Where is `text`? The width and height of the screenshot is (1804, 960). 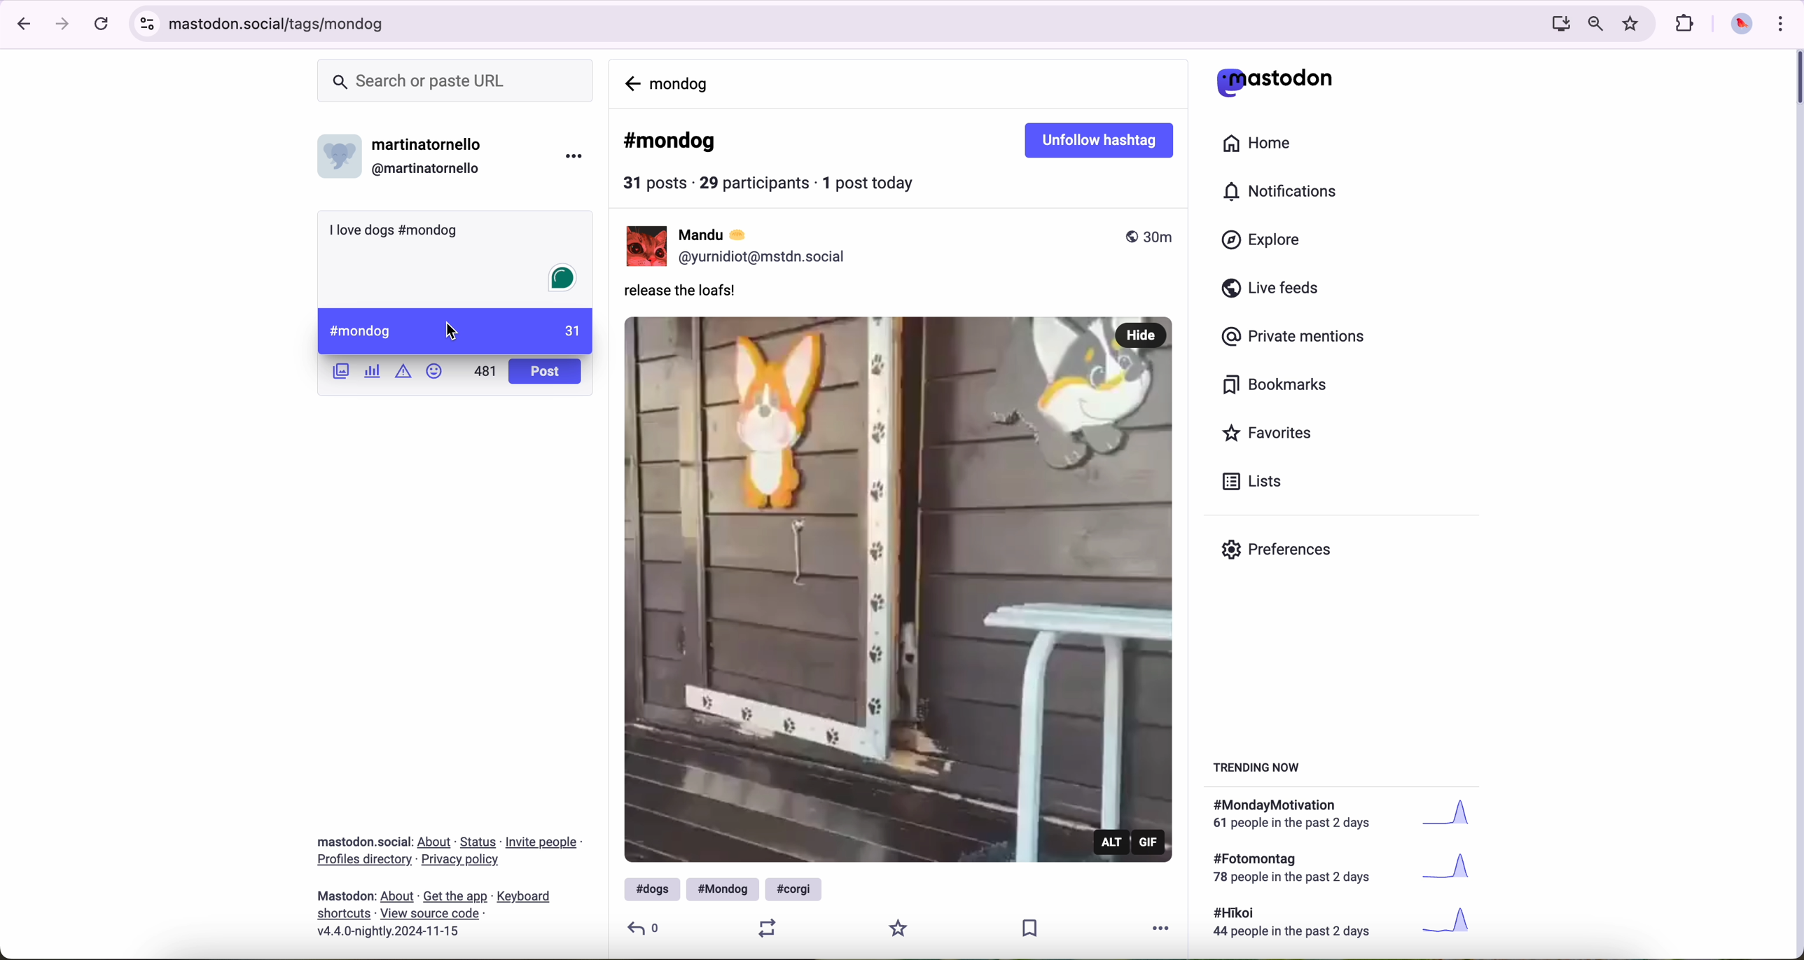 text is located at coordinates (1296, 870).